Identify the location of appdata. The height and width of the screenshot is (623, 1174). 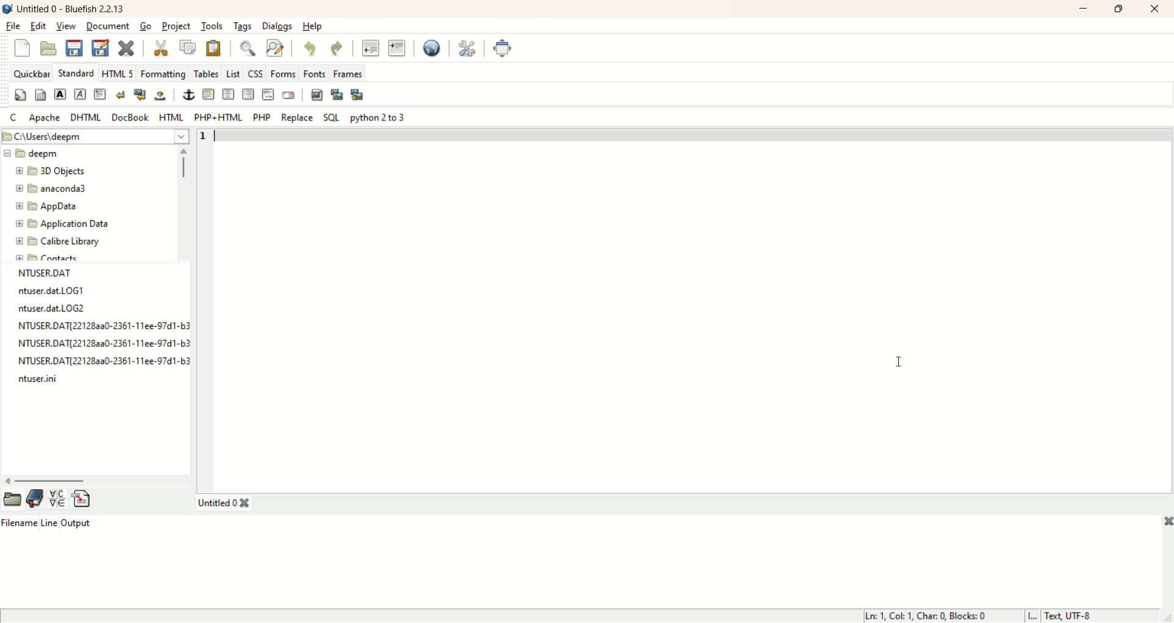
(46, 206).